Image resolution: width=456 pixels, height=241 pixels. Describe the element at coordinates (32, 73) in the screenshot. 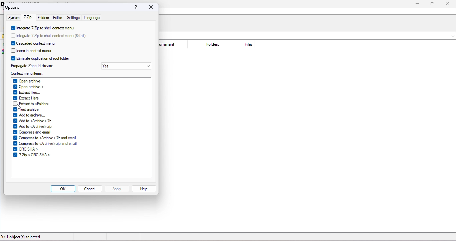

I see `context menu items` at that location.